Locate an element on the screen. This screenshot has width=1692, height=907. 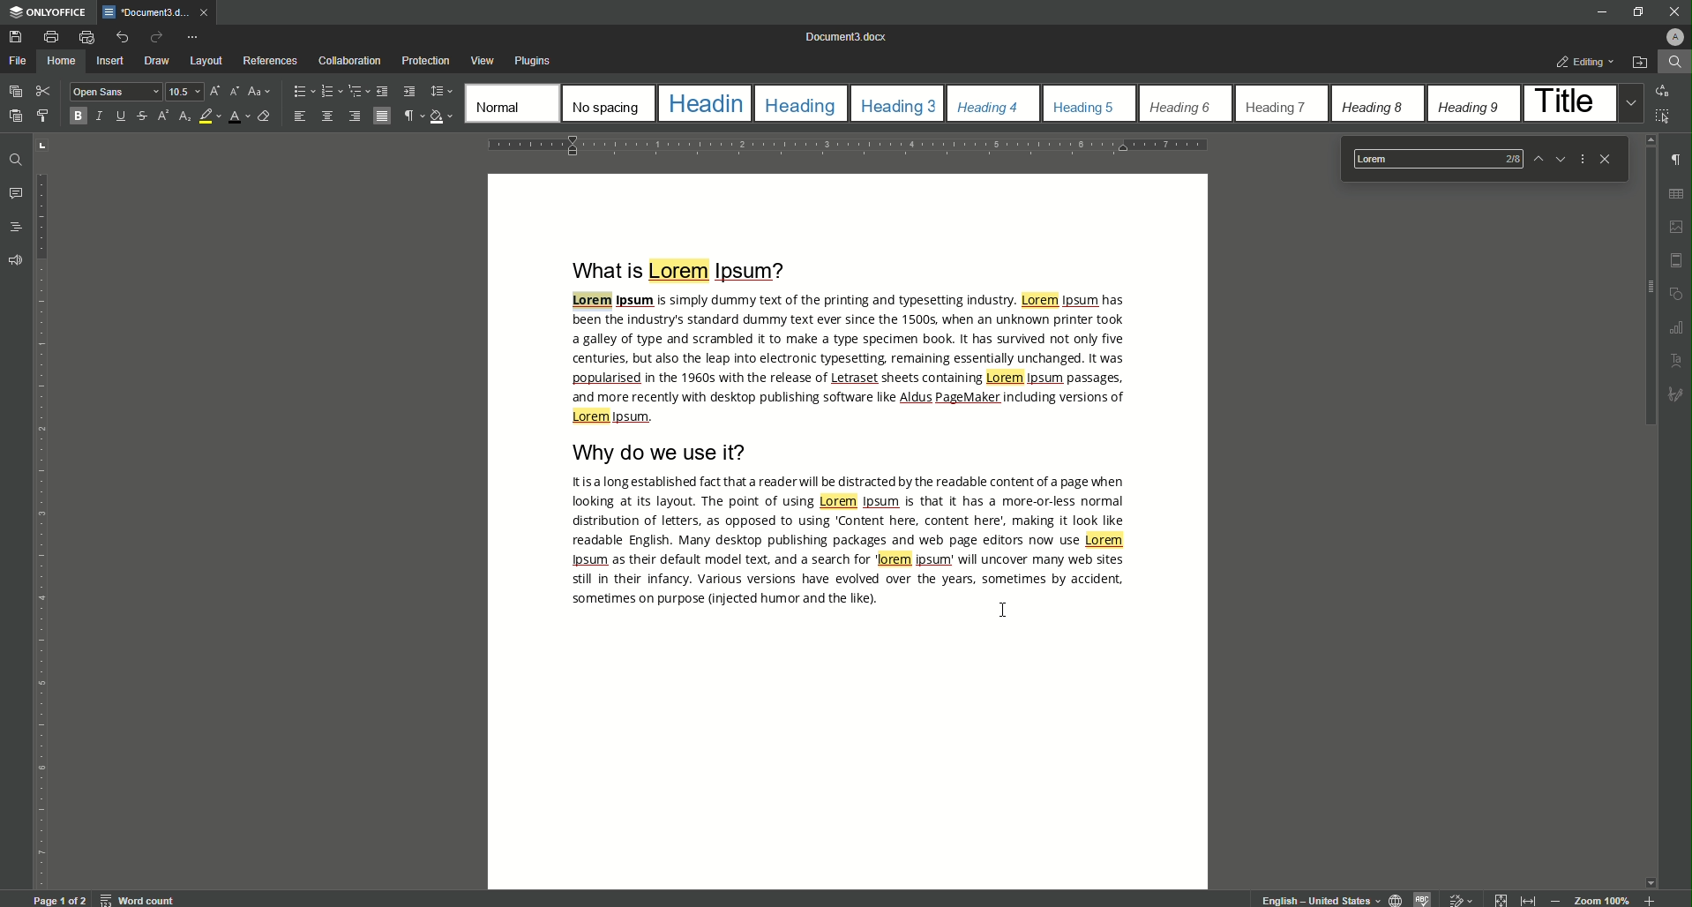
Zoom Out is located at coordinates (1556, 899).